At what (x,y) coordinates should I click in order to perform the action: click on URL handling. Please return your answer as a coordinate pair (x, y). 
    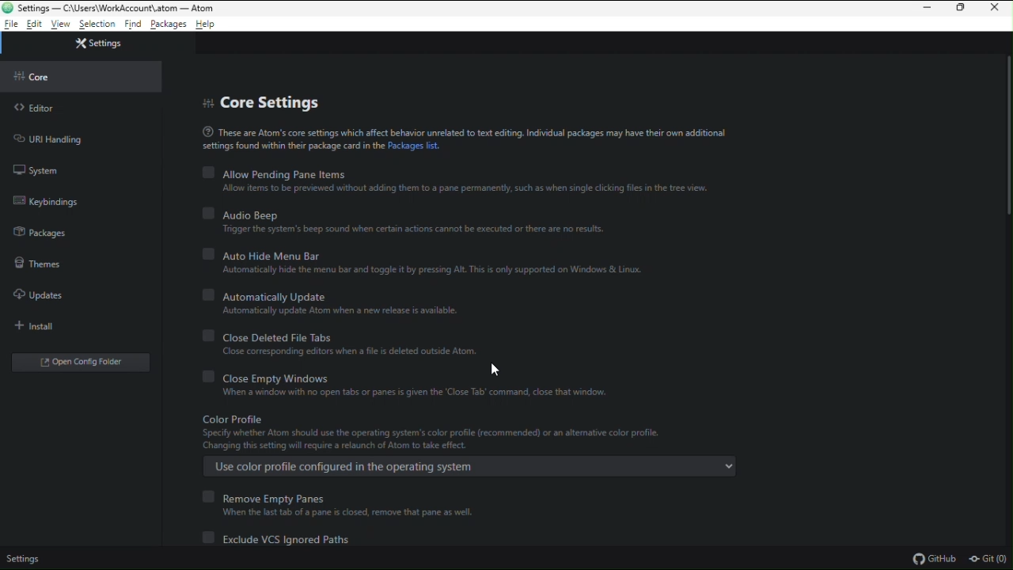
    Looking at the image, I should click on (47, 139).